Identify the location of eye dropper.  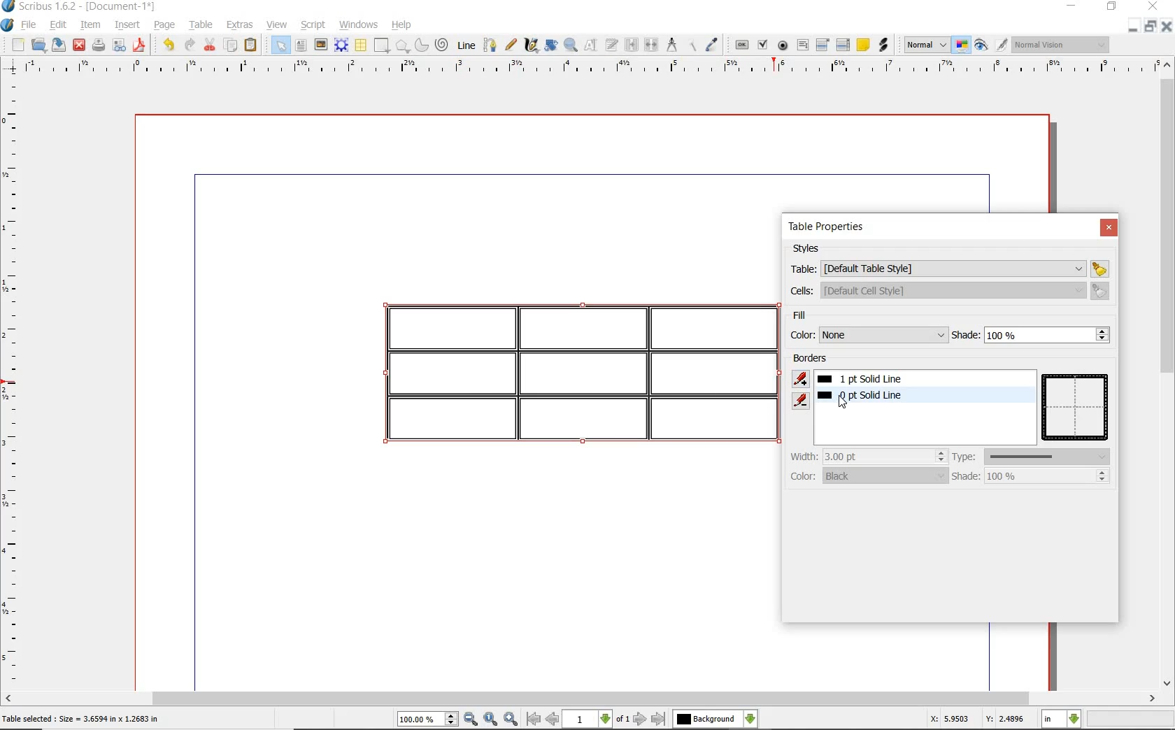
(713, 46).